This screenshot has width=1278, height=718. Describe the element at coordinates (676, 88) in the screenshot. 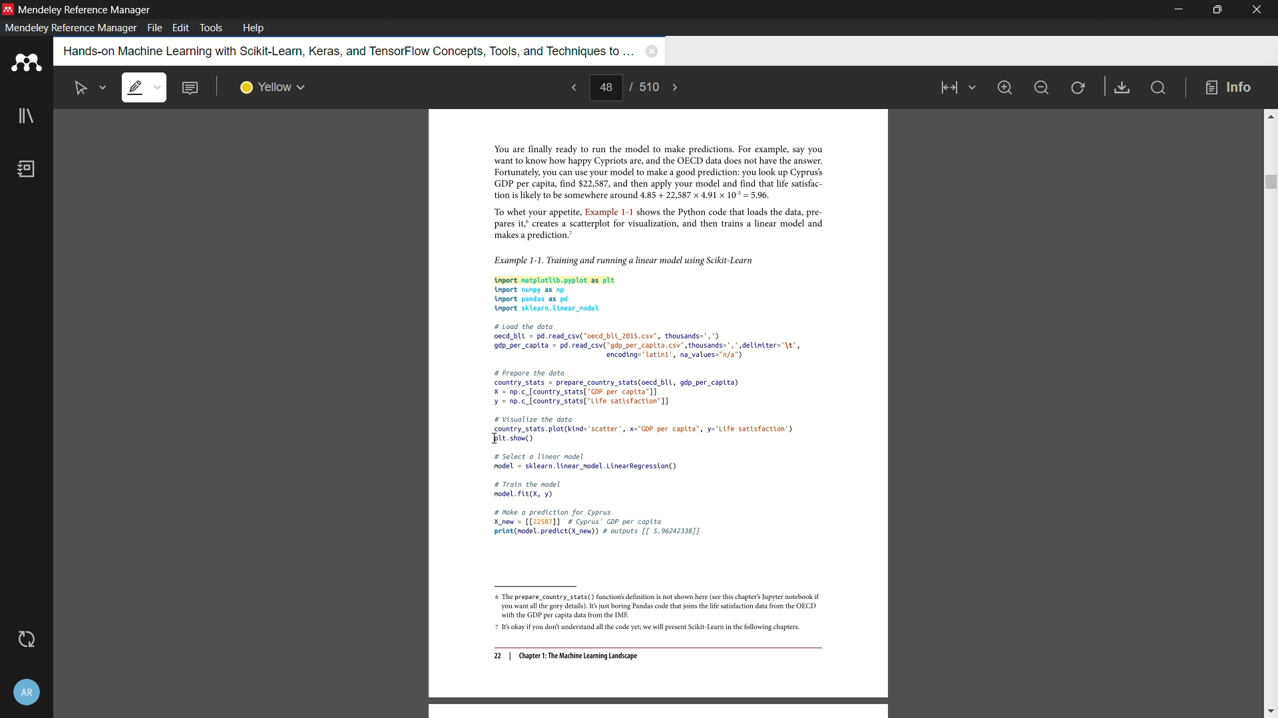

I see `next page` at that location.